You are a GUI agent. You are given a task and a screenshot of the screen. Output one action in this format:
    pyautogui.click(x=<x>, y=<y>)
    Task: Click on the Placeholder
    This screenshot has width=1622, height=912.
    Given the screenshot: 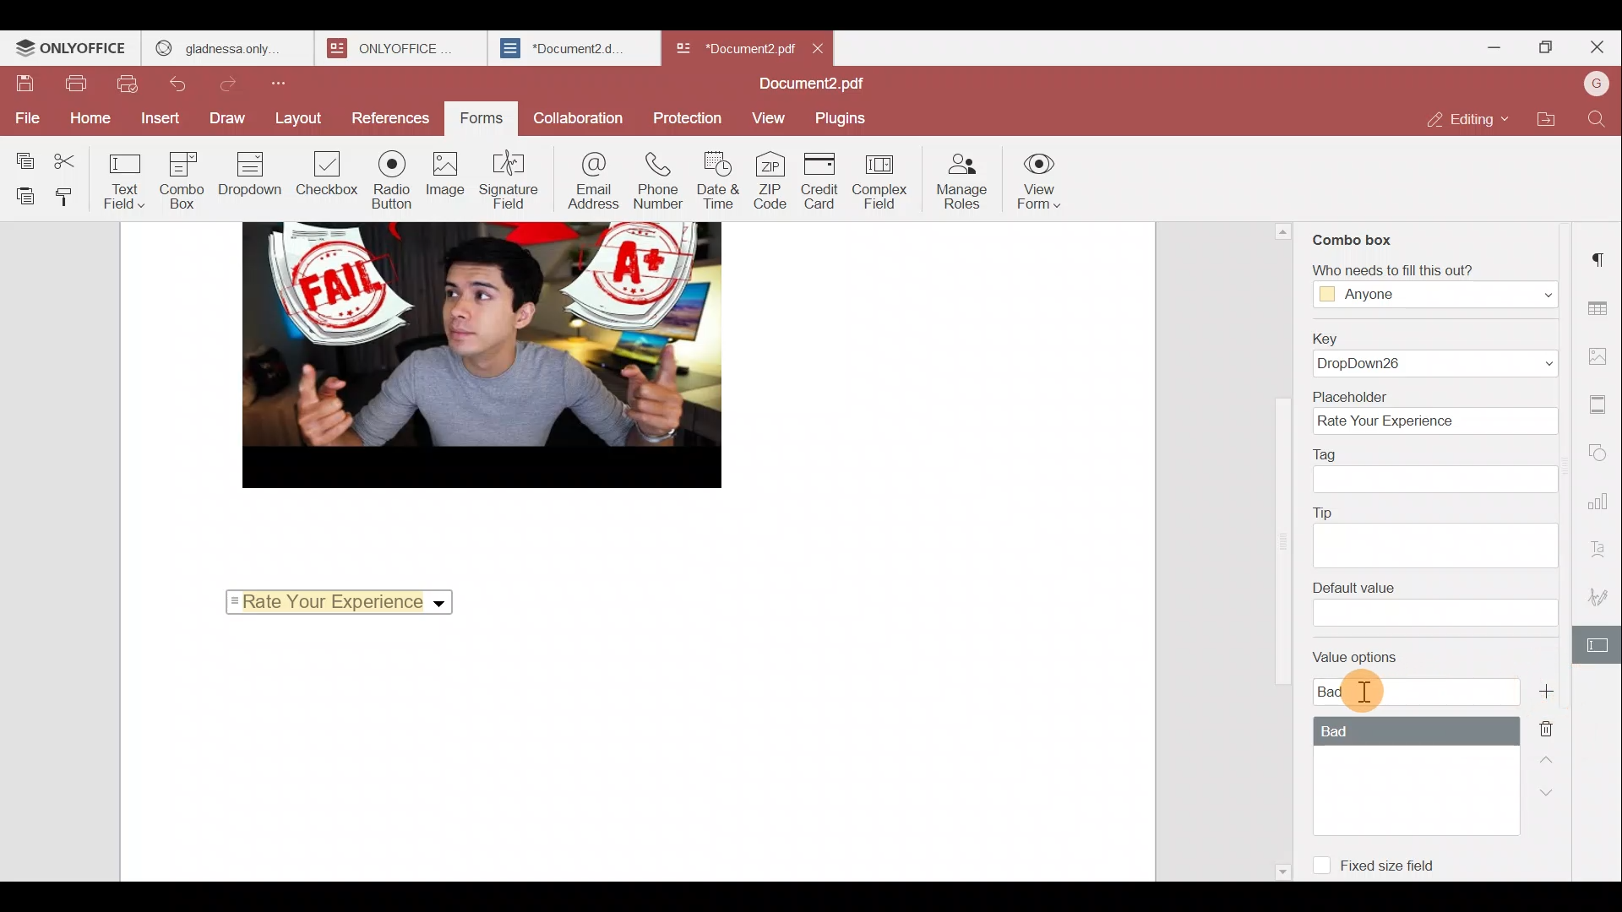 What is the action you would take?
    pyautogui.click(x=1433, y=410)
    